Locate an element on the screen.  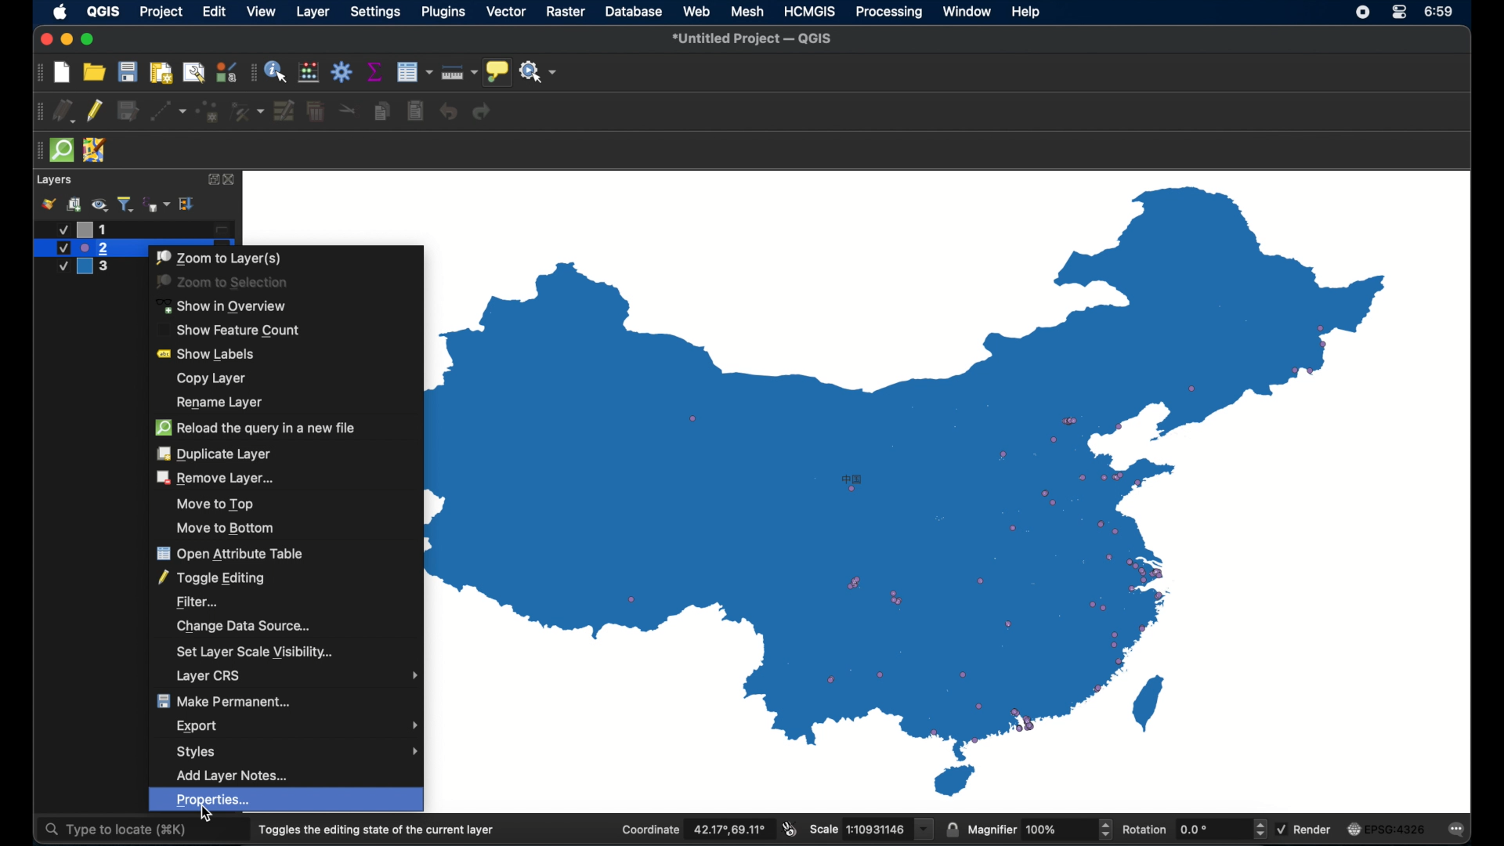
maximize  is located at coordinates (89, 40).